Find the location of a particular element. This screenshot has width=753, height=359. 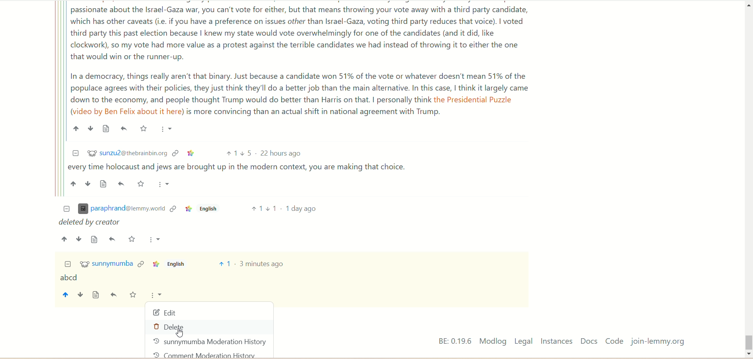

Collapse is located at coordinates (67, 209).